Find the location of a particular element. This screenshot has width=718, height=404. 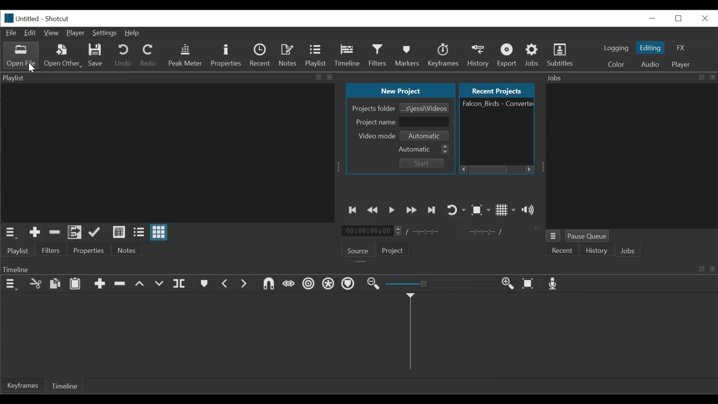

Show volume control is located at coordinates (529, 210).